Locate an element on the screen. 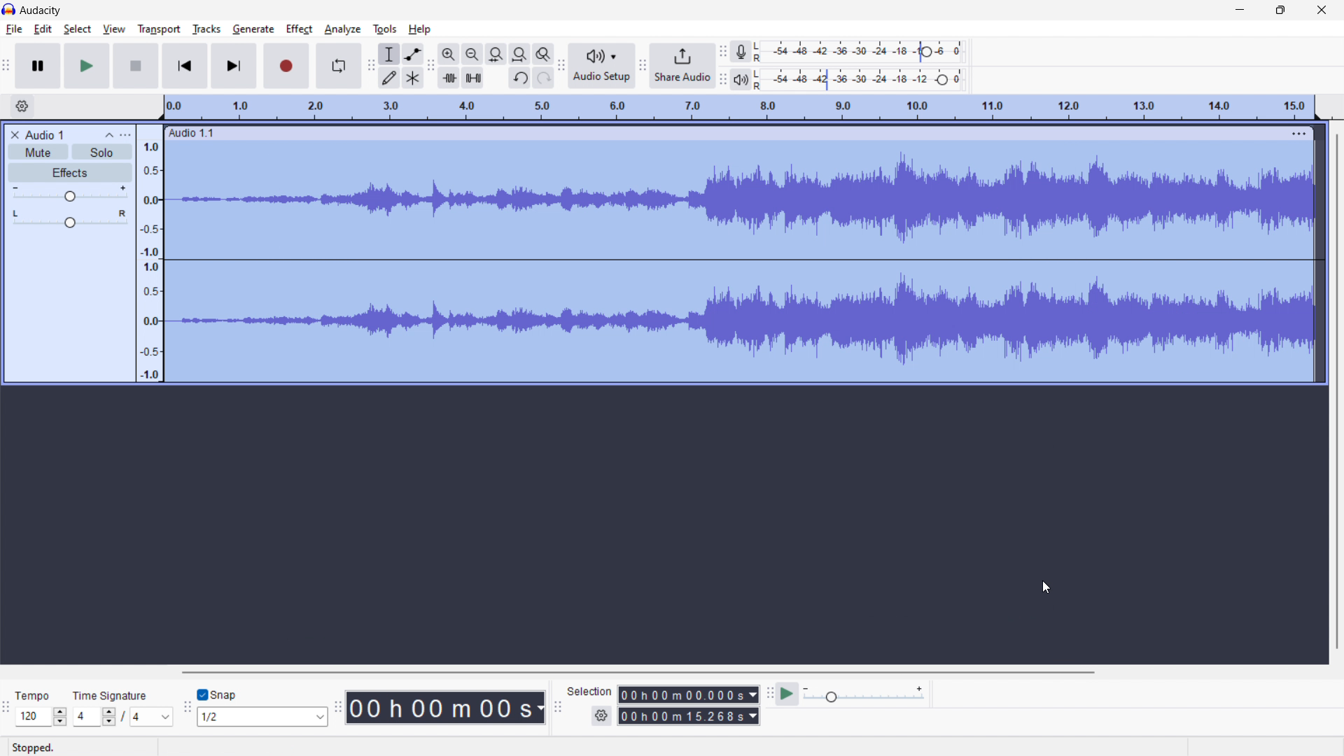 The height and width of the screenshot is (756, 1344). hold to move is located at coordinates (724, 134).